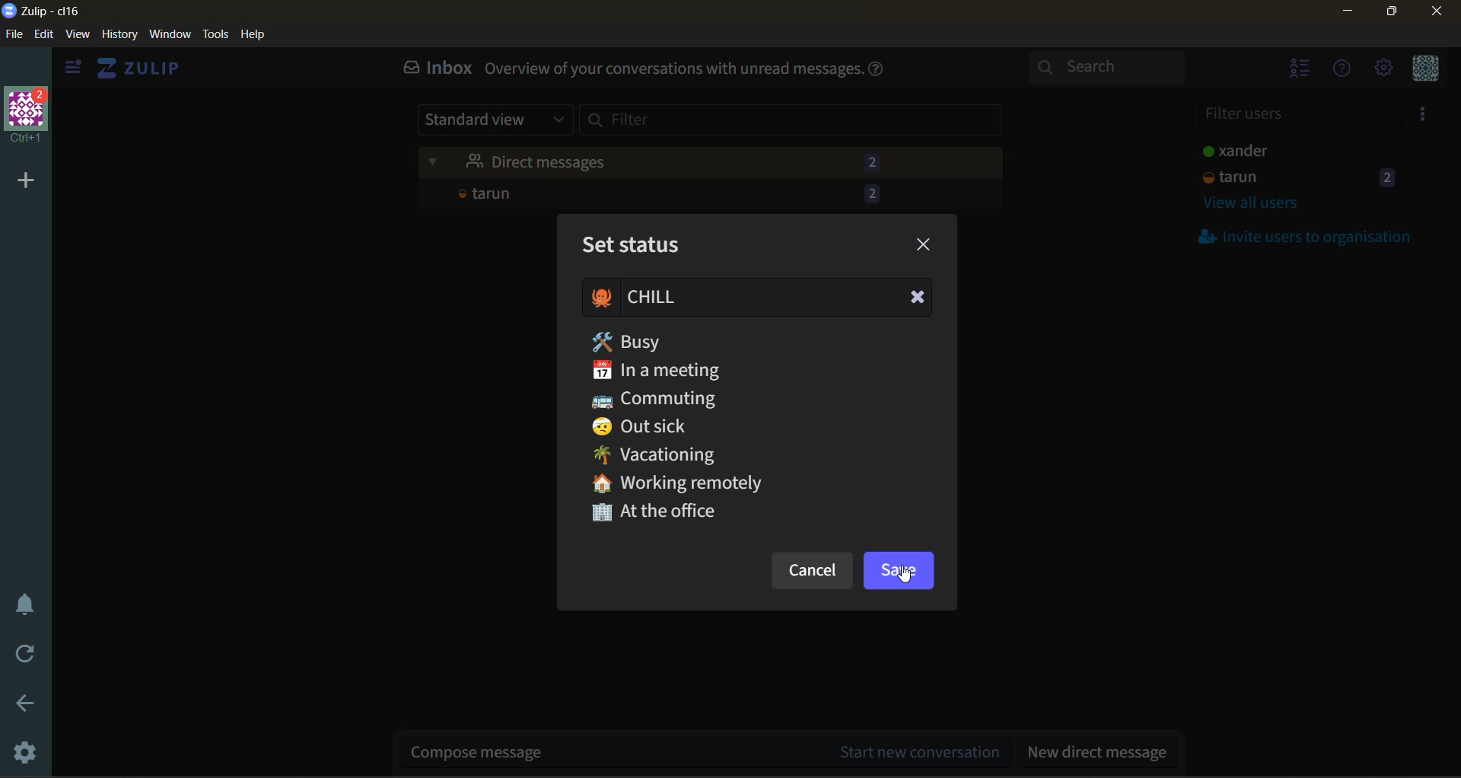  Describe the element at coordinates (24, 118) in the screenshot. I see `organisation name and profile picture` at that location.